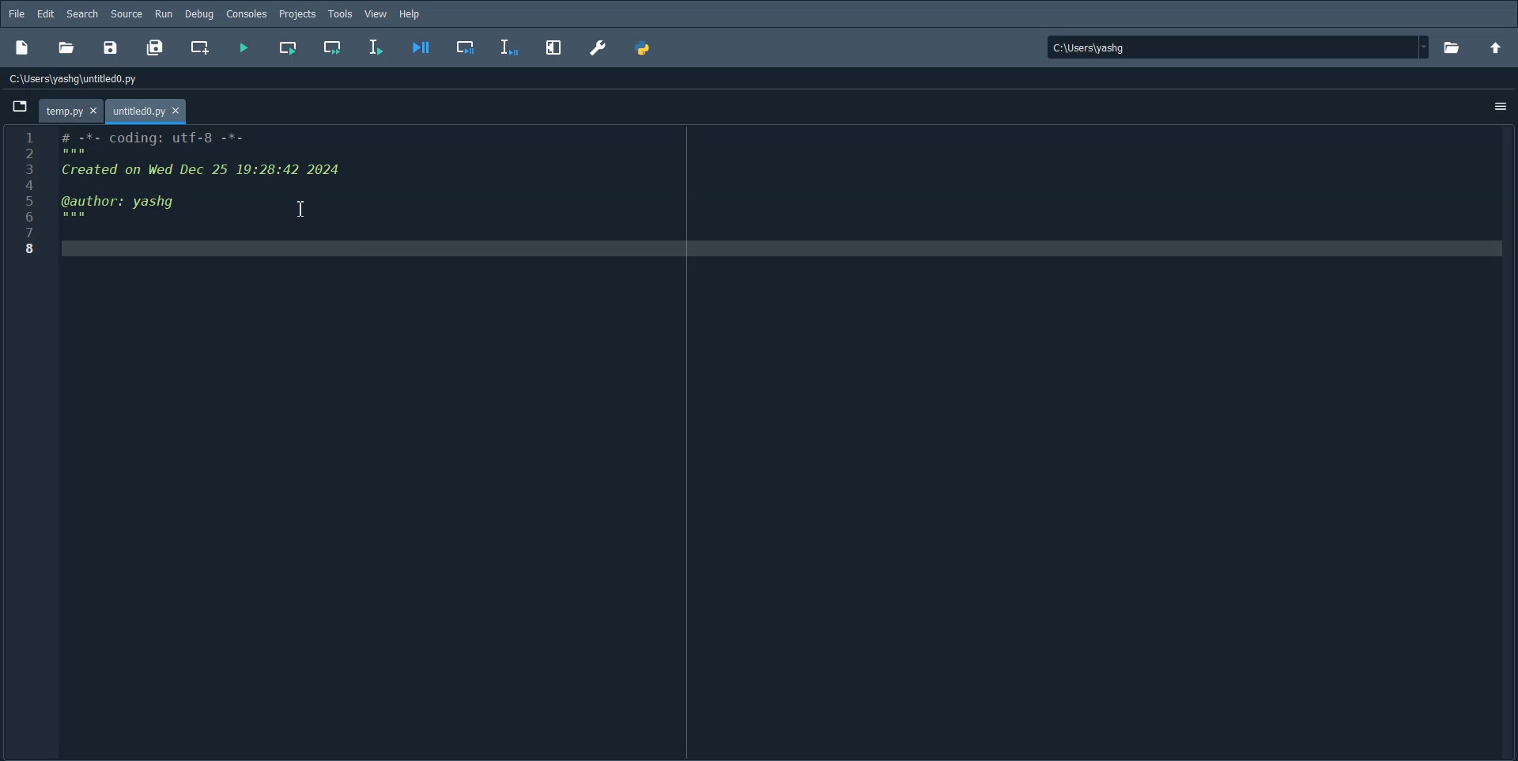 Image resolution: width=1518 pixels, height=761 pixels. Describe the element at coordinates (165, 14) in the screenshot. I see `Run` at that location.